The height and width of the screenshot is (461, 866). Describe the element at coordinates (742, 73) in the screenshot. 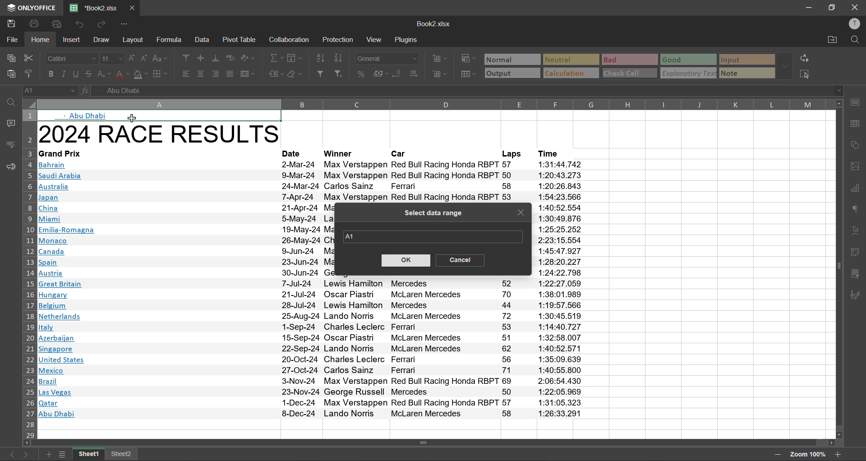

I see `note` at that location.